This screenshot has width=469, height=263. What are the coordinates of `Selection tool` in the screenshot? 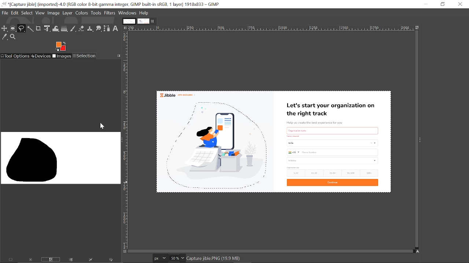 It's located at (84, 56).